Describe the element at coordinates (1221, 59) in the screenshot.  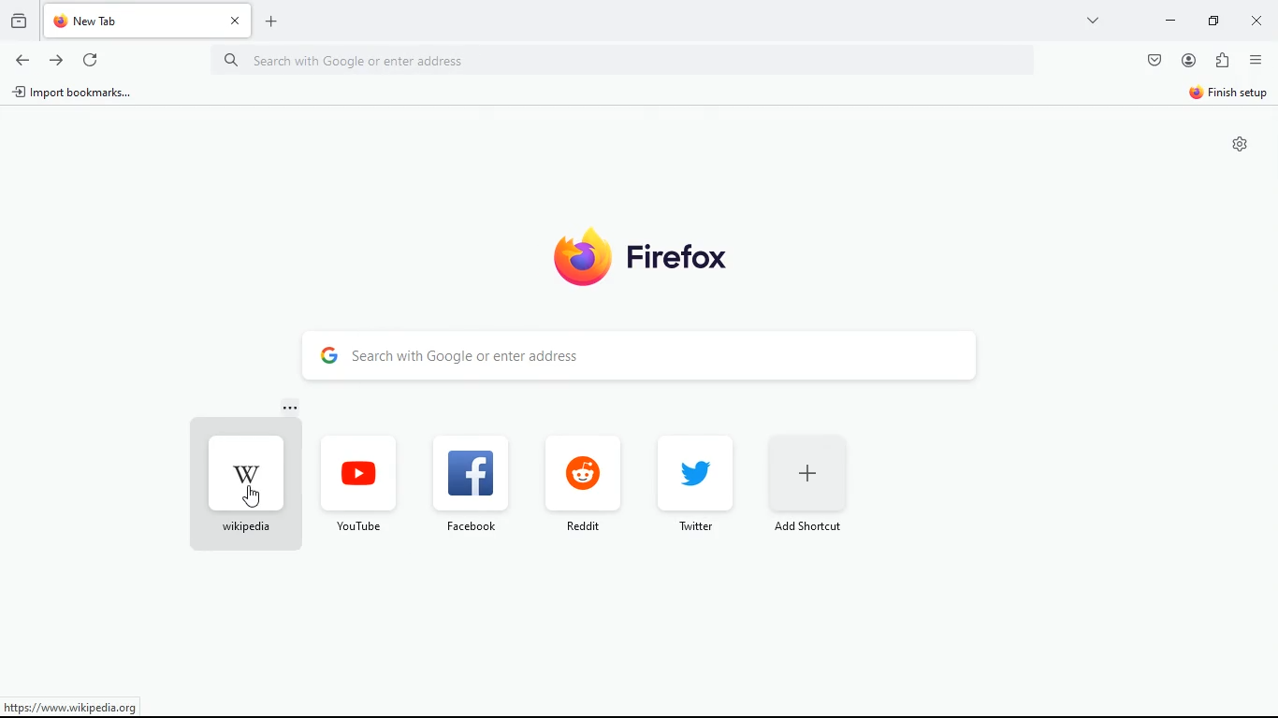
I see `extensions` at that location.